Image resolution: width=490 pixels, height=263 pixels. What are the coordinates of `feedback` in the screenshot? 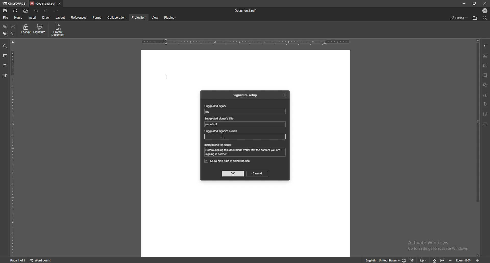 It's located at (5, 75).